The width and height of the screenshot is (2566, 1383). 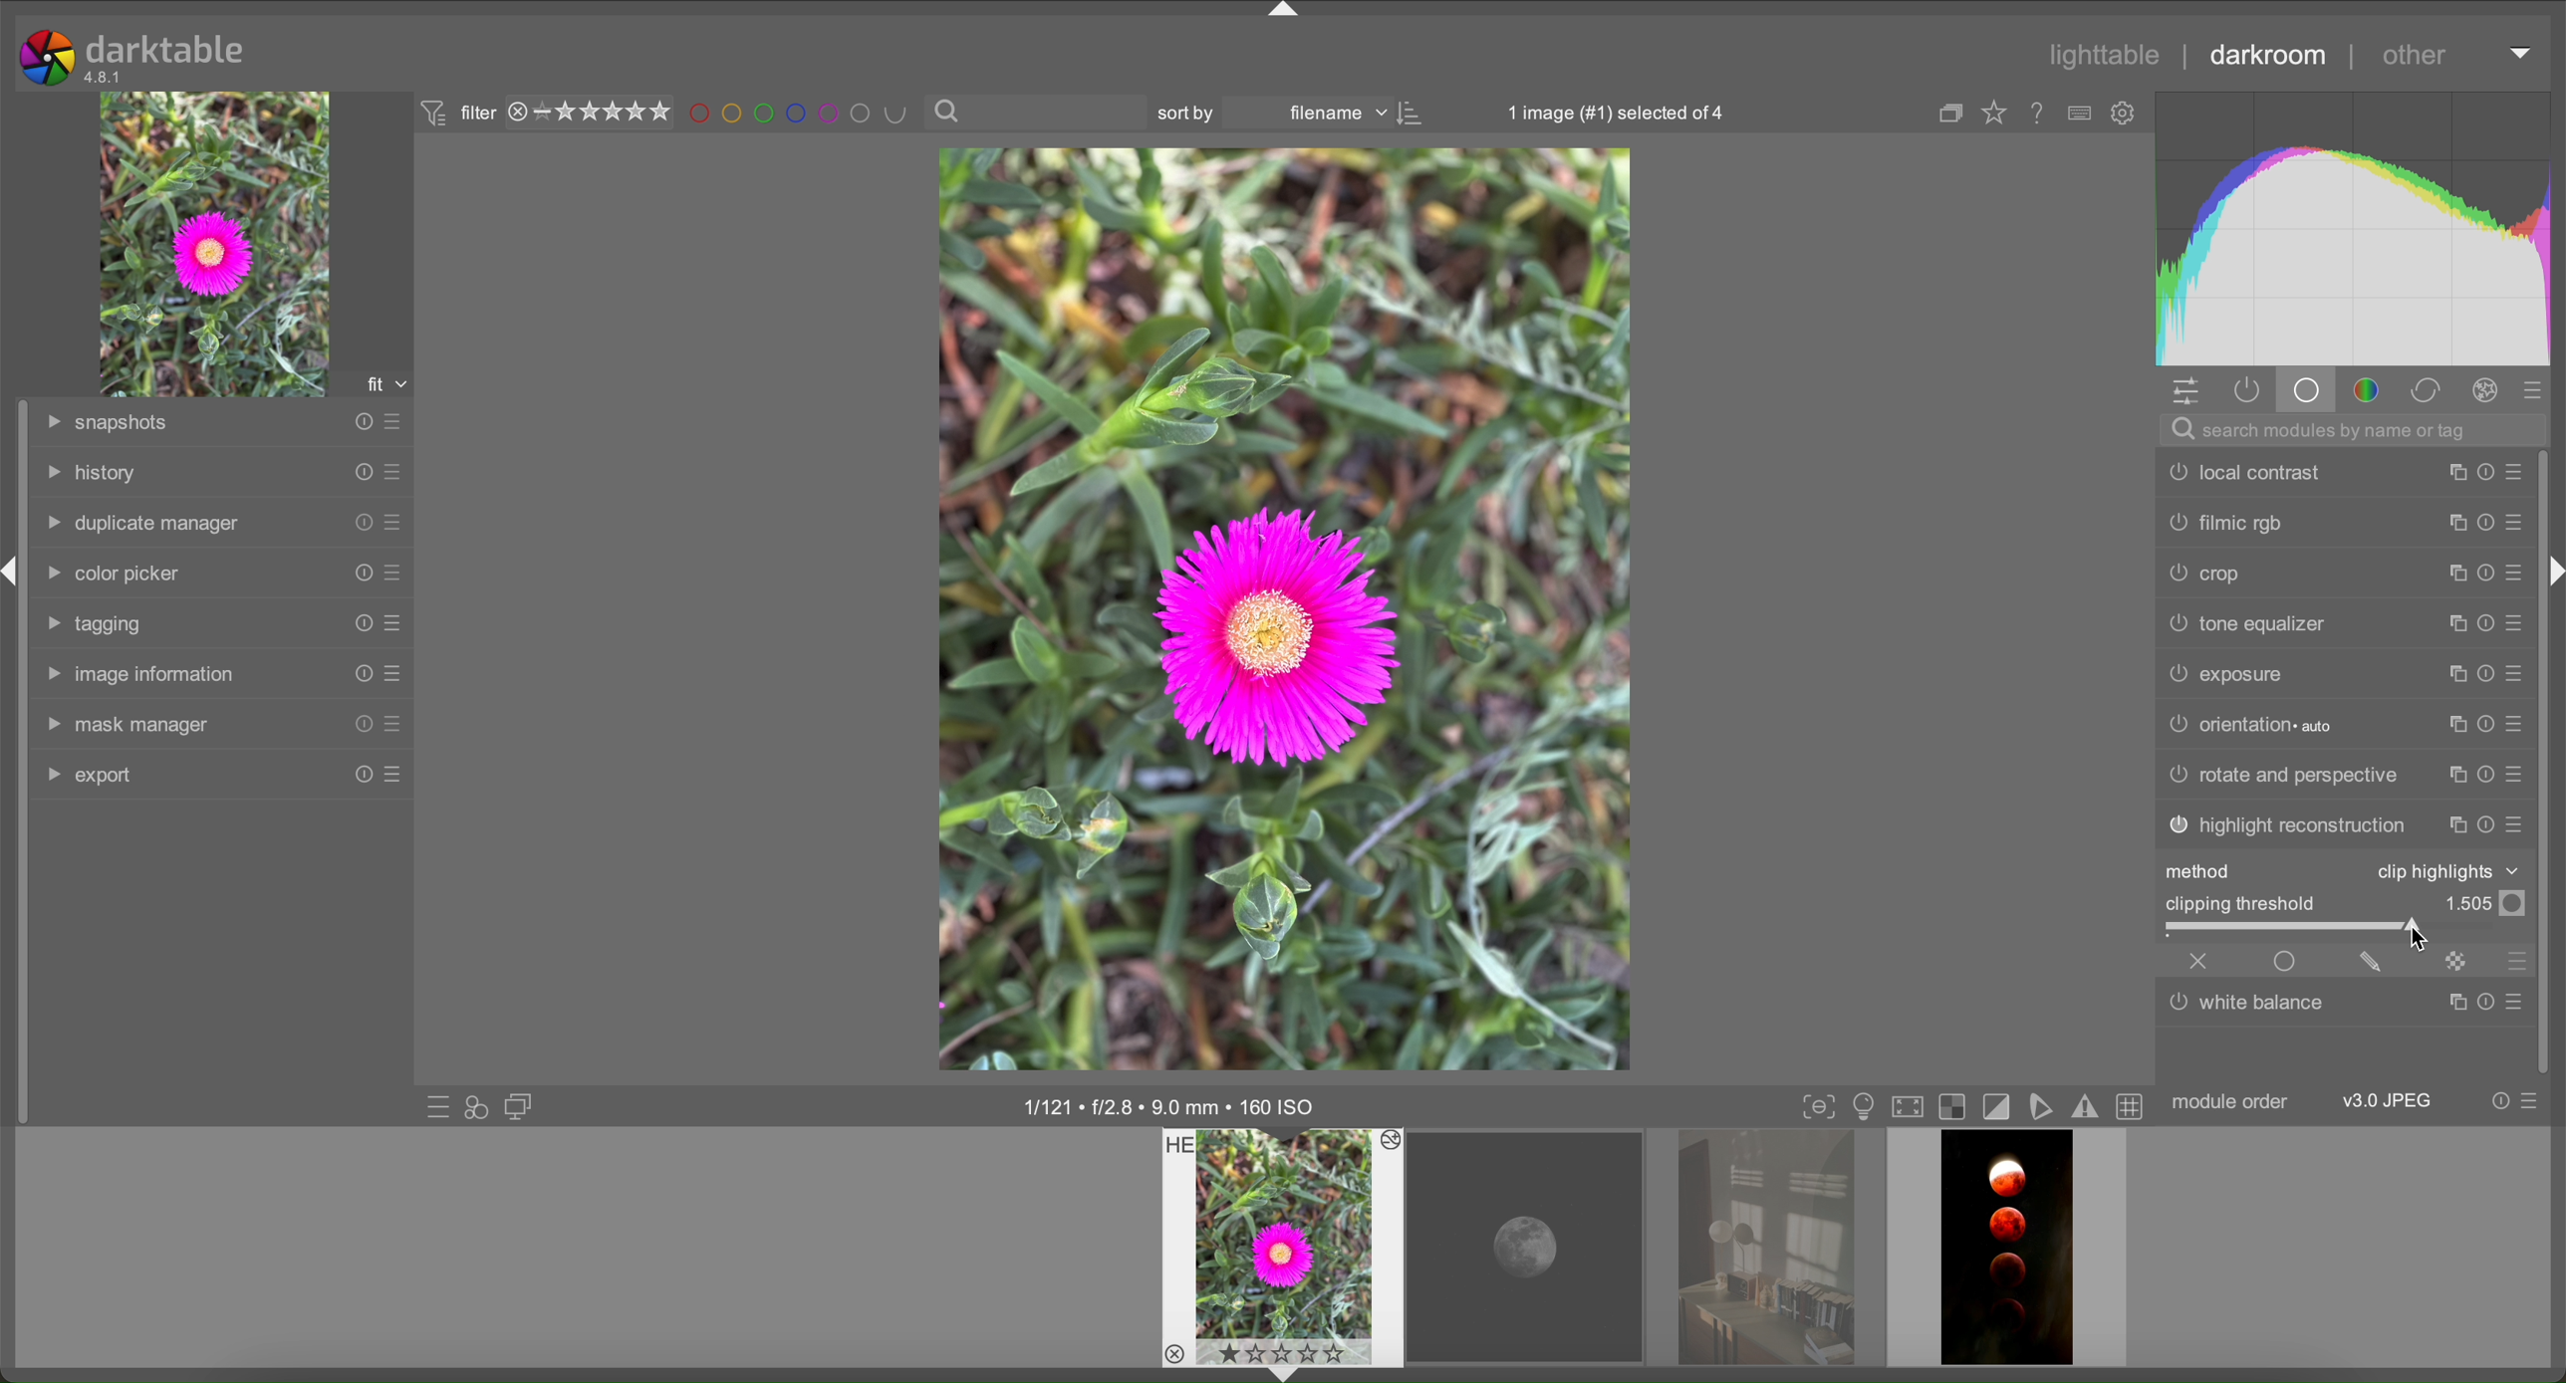 What do you see at coordinates (1038, 113) in the screenshot?
I see `search bar` at bounding box center [1038, 113].